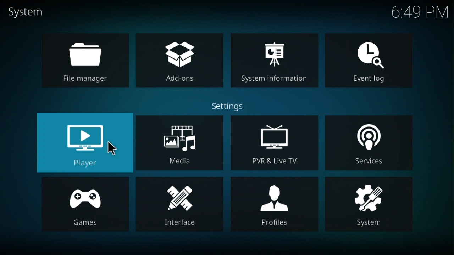 The width and height of the screenshot is (454, 255). What do you see at coordinates (181, 60) in the screenshot?
I see `Add-ons` at bounding box center [181, 60].